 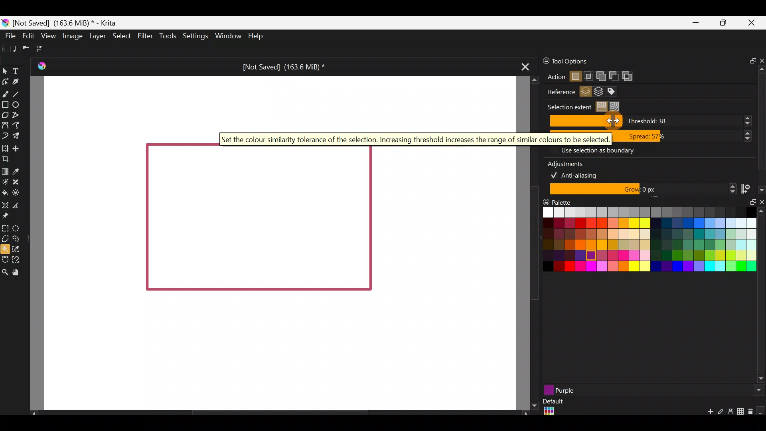 I want to click on File, so click(x=10, y=36).